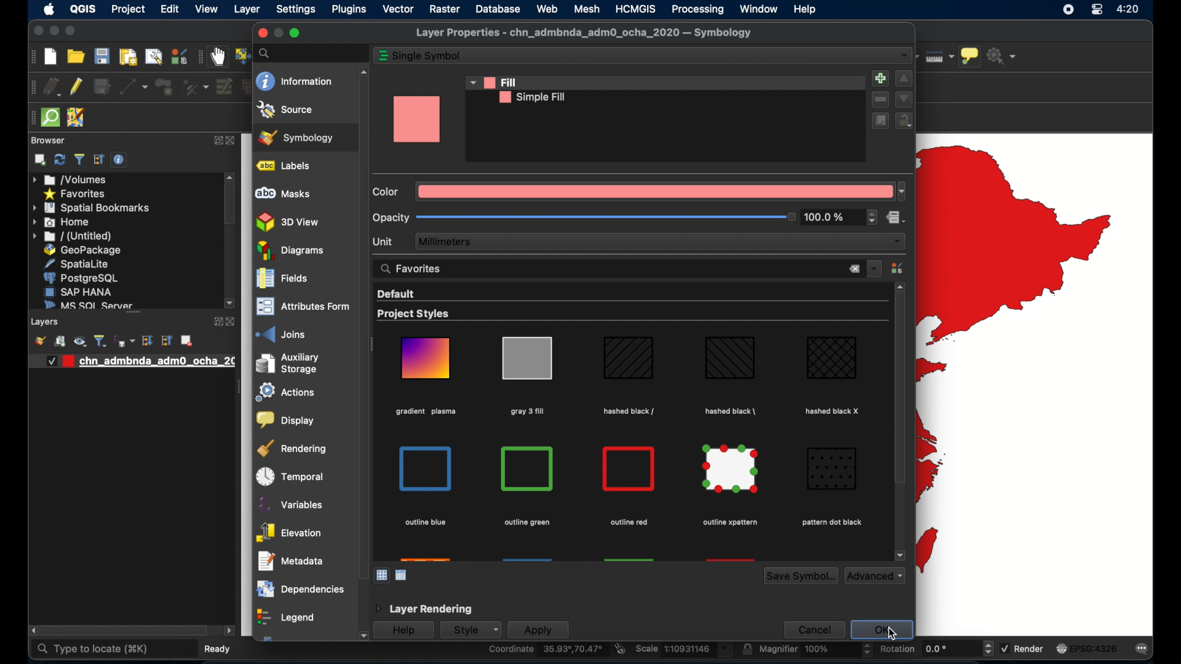 The image size is (1181, 664). Describe the element at coordinates (1143, 649) in the screenshot. I see `messages` at that location.